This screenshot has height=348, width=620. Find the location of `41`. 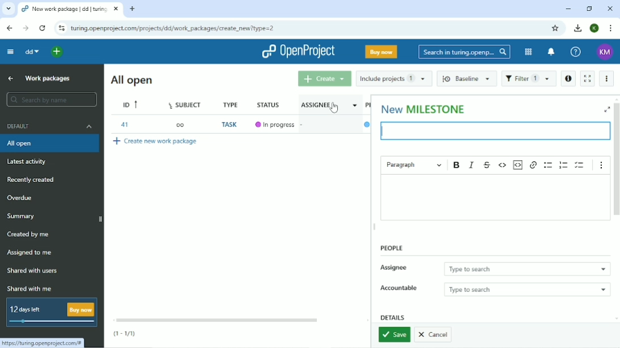

41 is located at coordinates (124, 124).